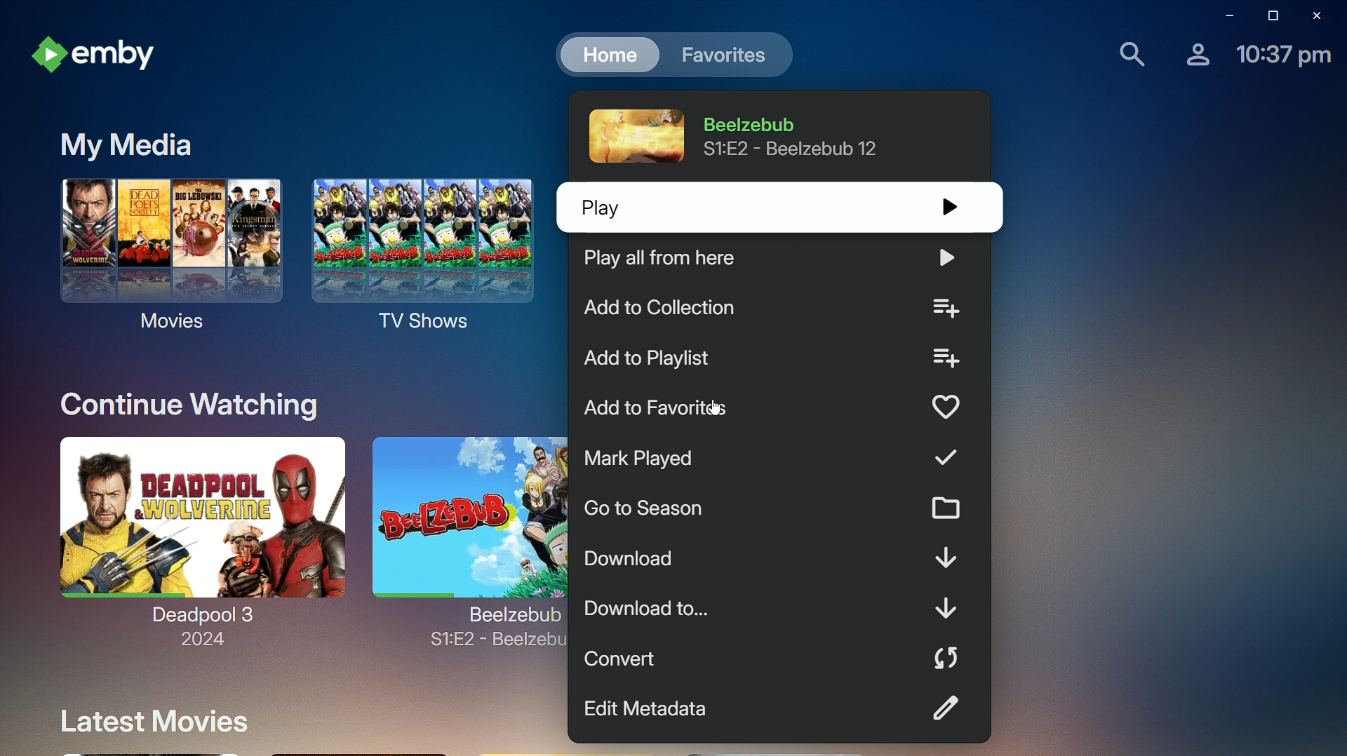 Image resolution: width=1347 pixels, height=756 pixels. I want to click on Go to Season, so click(777, 509).